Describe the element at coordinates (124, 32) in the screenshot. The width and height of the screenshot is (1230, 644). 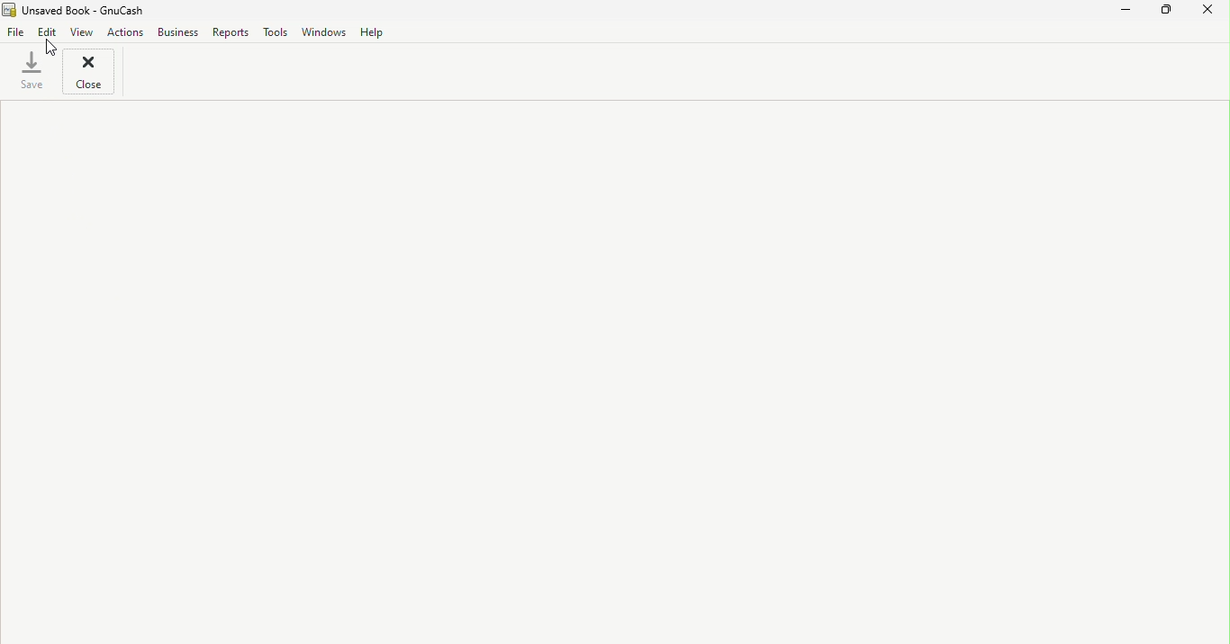
I see `Actions` at that location.